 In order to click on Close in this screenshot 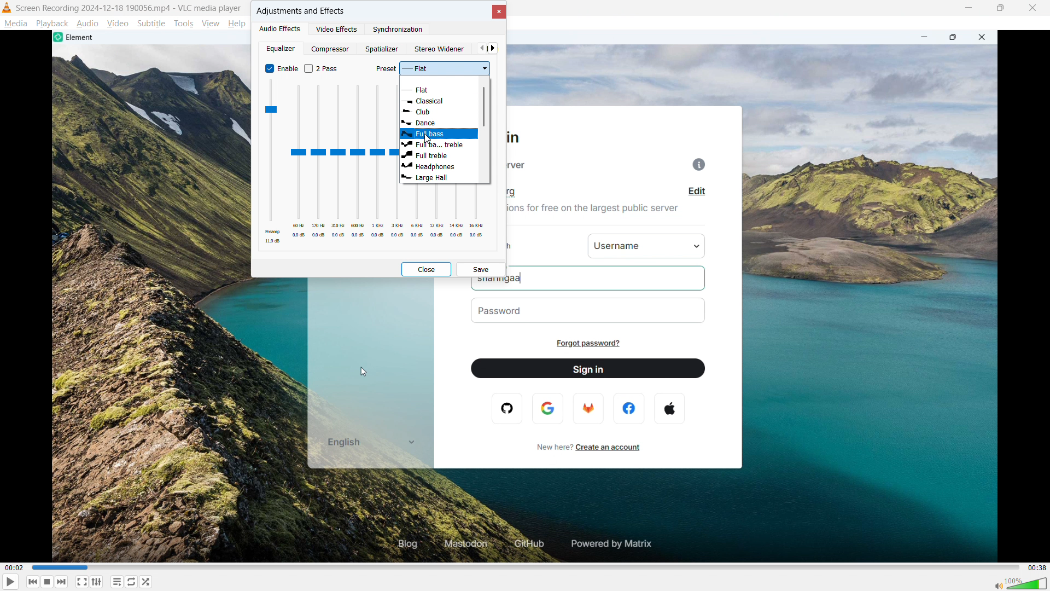, I will do `click(425, 269)`.